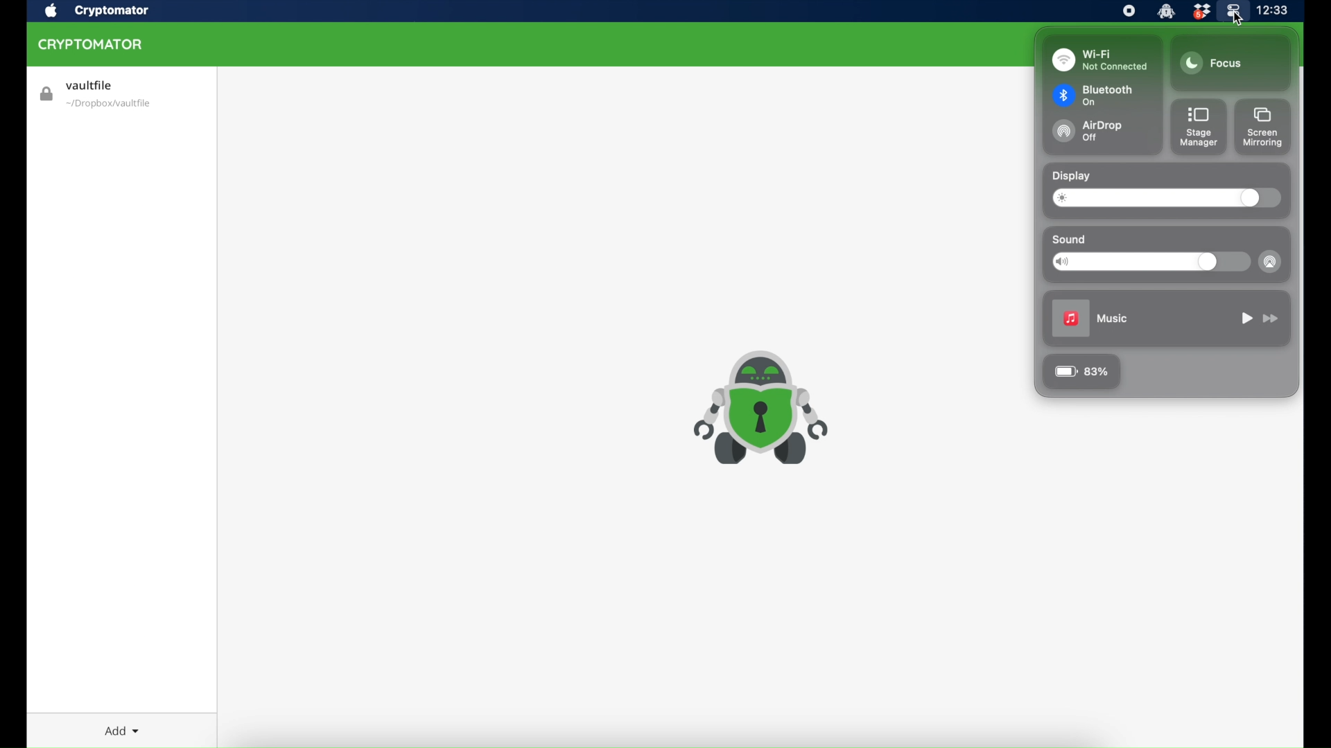 This screenshot has height=748, width=1331. What do you see at coordinates (1201, 10) in the screenshot?
I see `dropbox icon` at bounding box center [1201, 10].